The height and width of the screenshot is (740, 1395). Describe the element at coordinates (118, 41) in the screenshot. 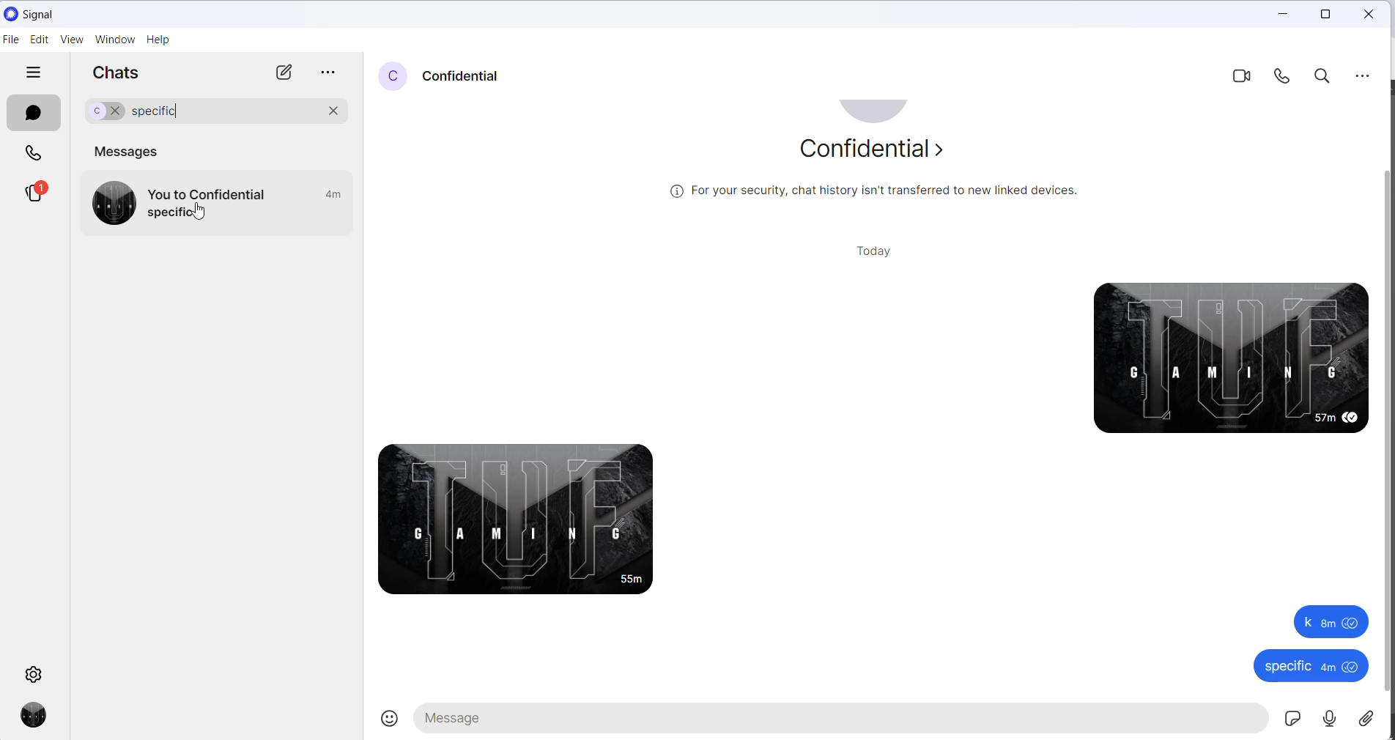

I see `window` at that location.